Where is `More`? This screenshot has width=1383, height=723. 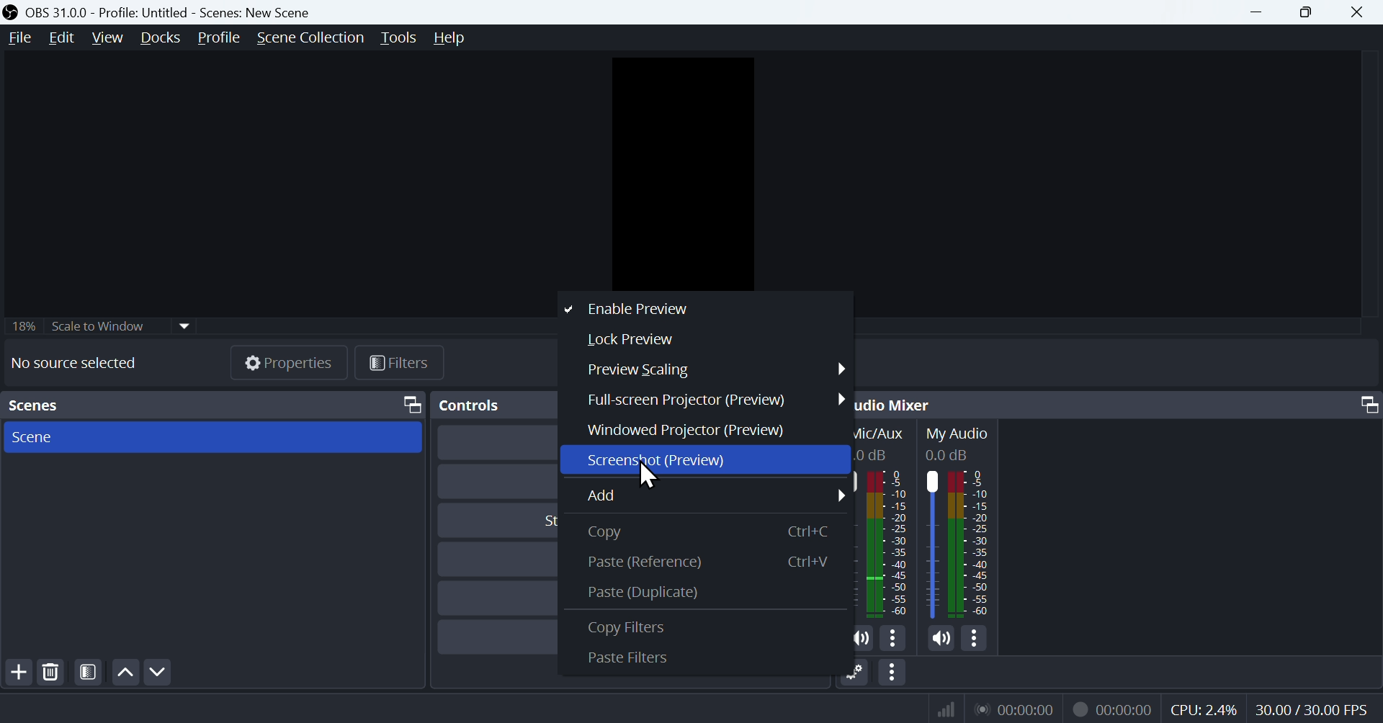
More is located at coordinates (894, 637).